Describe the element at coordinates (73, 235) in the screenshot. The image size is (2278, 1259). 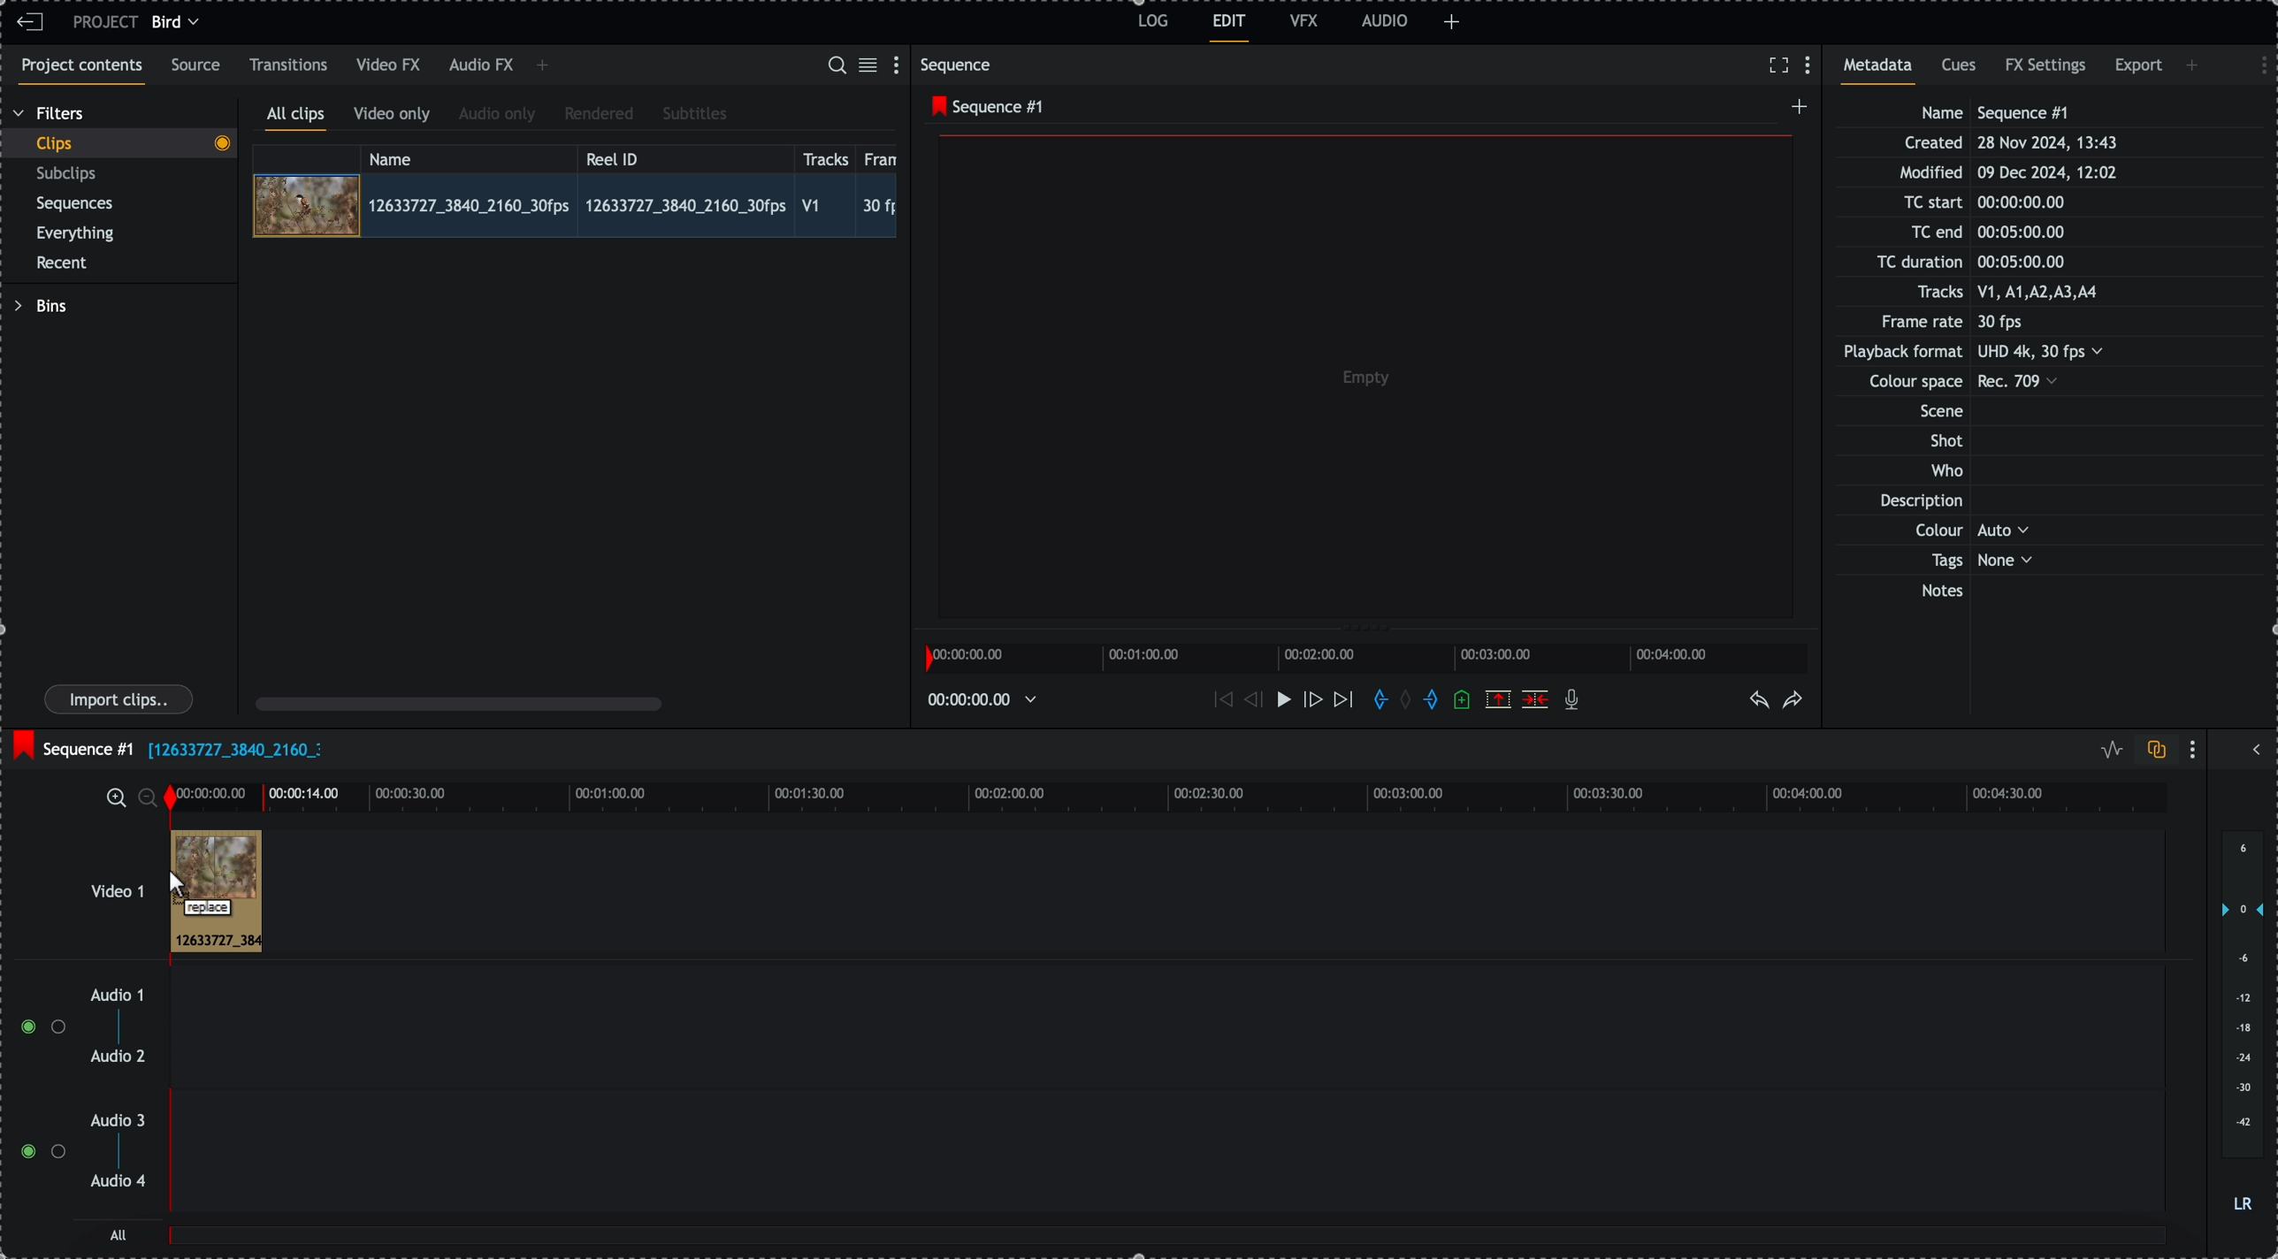
I see `` at that location.